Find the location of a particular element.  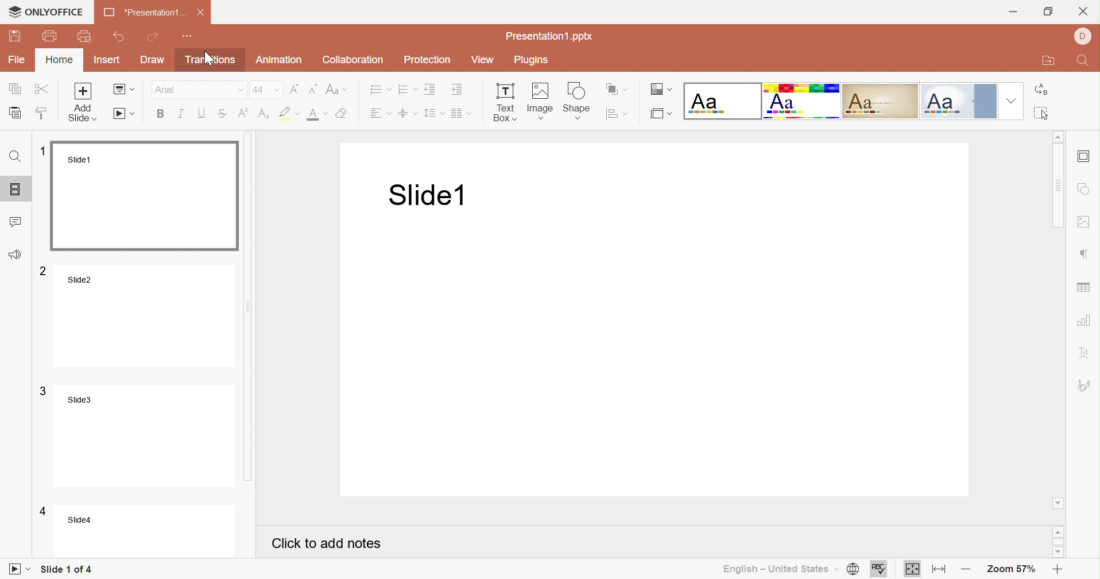

Plugins is located at coordinates (529, 59).